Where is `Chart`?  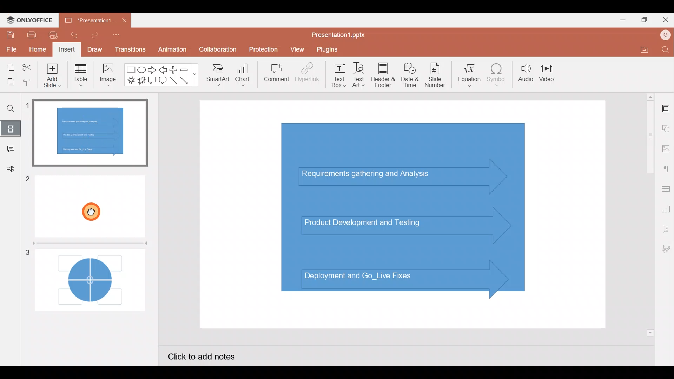
Chart is located at coordinates (244, 77).